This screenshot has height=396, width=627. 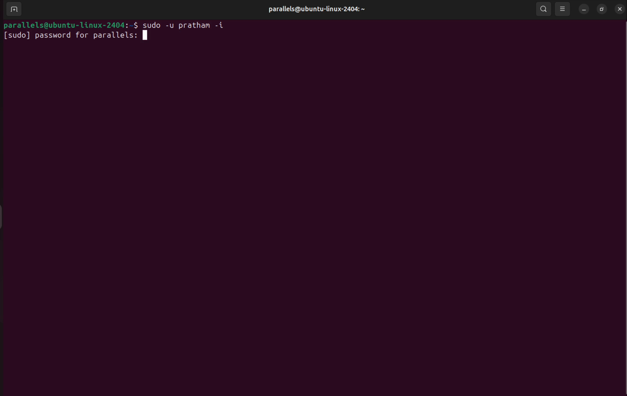 What do you see at coordinates (147, 36) in the screenshot?
I see `cursor` at bounding box center [147, 36].